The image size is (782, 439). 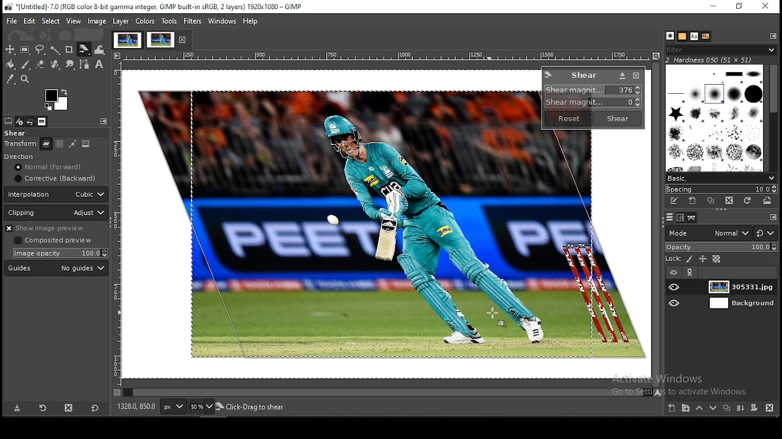 What do you see at coordinates (20, 122) in the screenshot?
I see `device status` at bounding box center [20, 122].